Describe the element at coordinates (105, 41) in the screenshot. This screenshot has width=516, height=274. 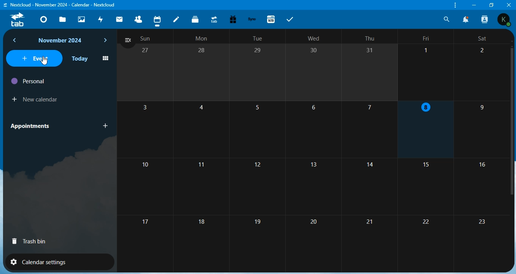
I see `next` at that location.